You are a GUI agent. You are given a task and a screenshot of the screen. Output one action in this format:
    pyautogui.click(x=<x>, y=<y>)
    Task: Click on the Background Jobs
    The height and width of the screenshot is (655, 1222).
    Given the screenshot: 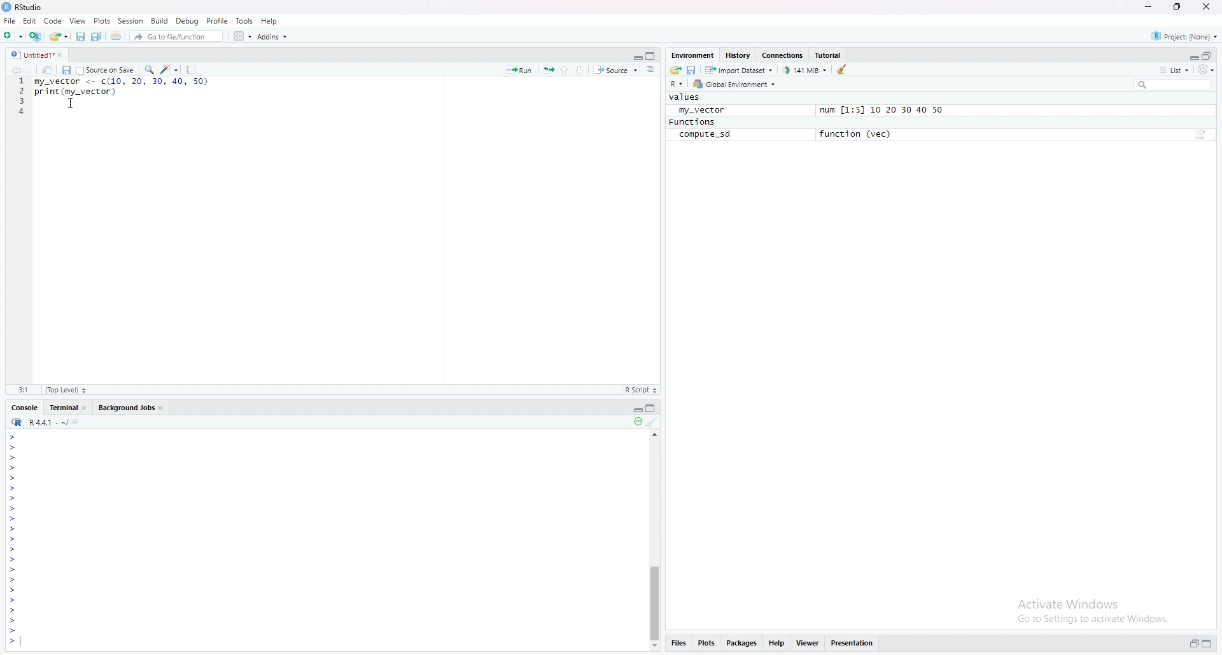 What is the action you would take?
    pyautogui.click(x=130, y=407)
    